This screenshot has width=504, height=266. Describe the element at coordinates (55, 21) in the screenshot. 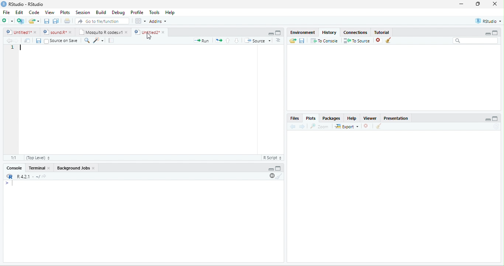

I see `save all` at that location.